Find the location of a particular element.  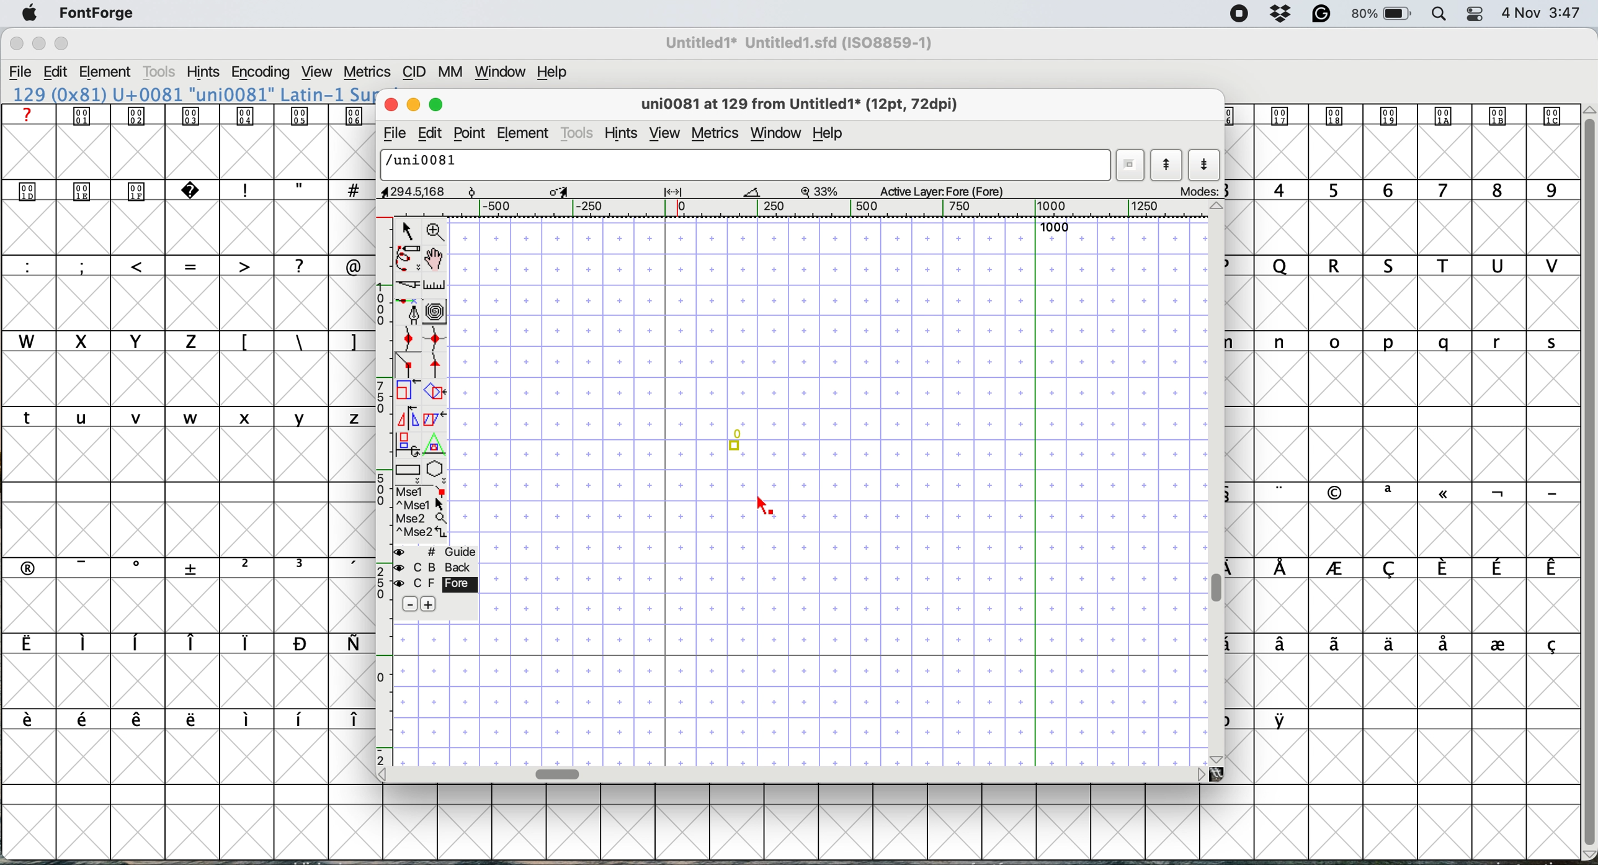

Dropbox Status Icon is located at coordinates (1282, 14).